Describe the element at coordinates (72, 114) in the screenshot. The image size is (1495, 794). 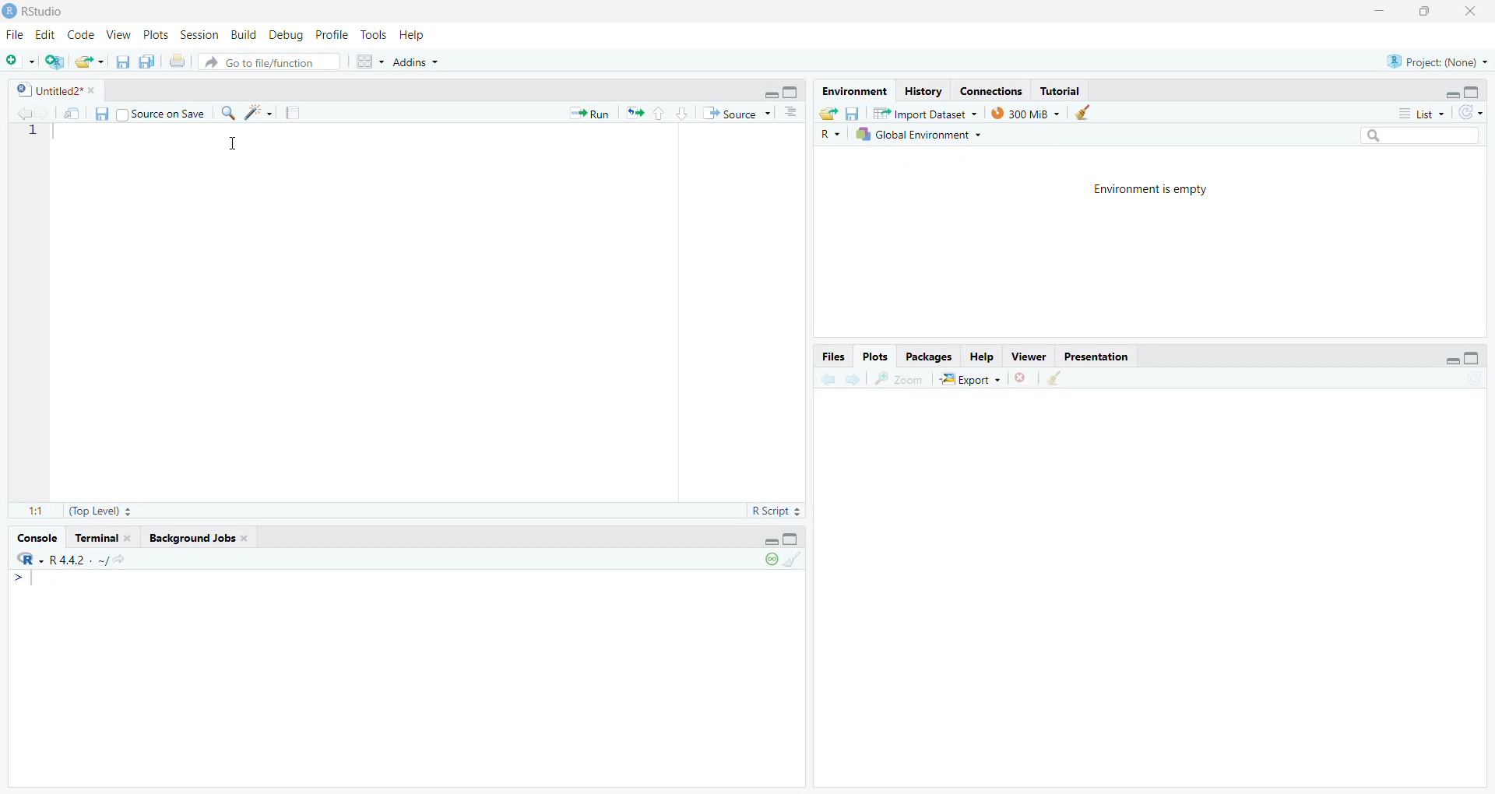
I see `show in new window` at that location.